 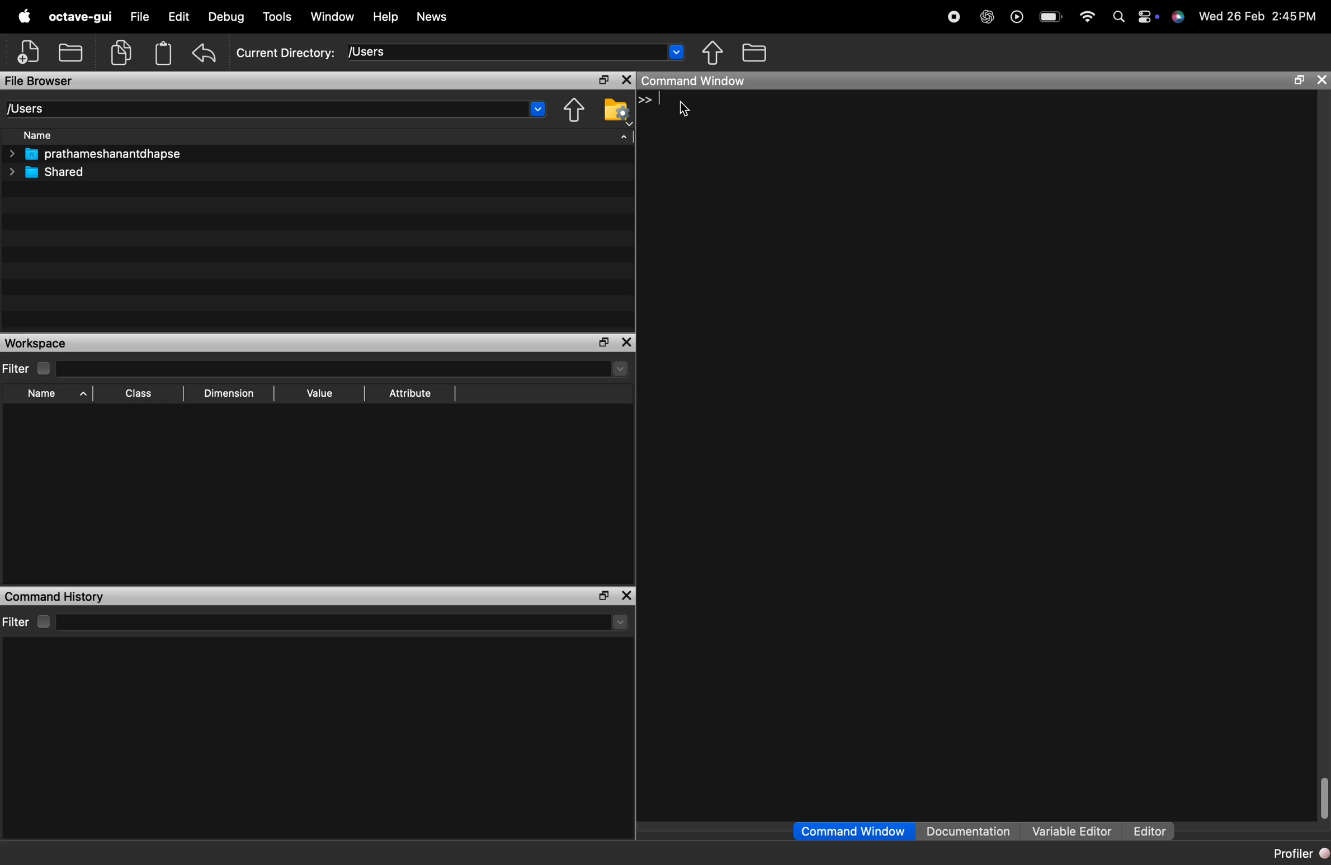 What do you see at coordinates (1295, 82) in the screenshot?
I see `maximise` at bounding box center [1295, 82].